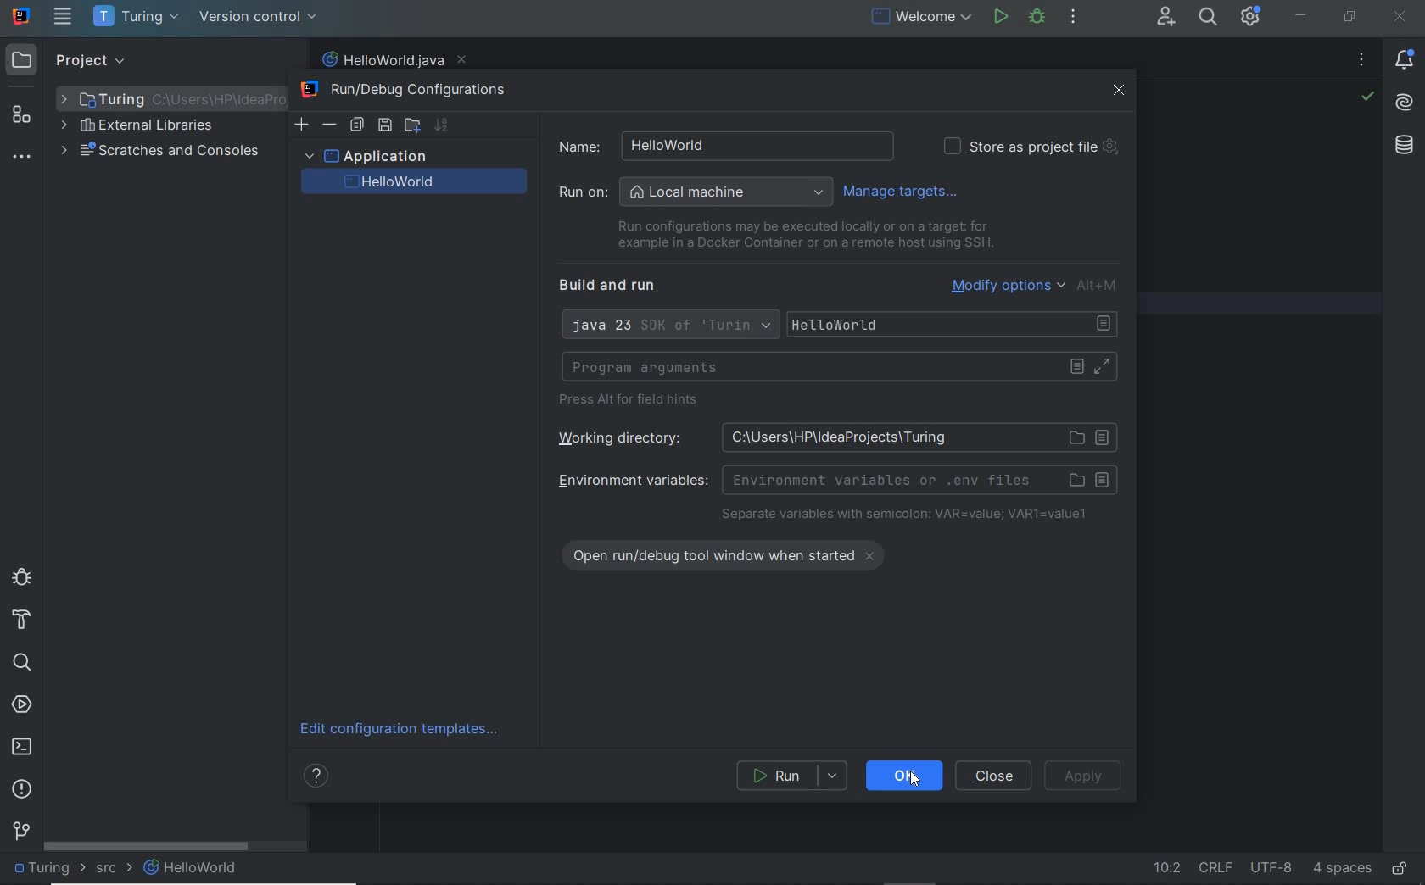 Image resolution: width=1425 pixels, height=885 pixels. Describe the element at coordinates (160, 153) in the screenshot. I see `scratches and consoles` at that location.